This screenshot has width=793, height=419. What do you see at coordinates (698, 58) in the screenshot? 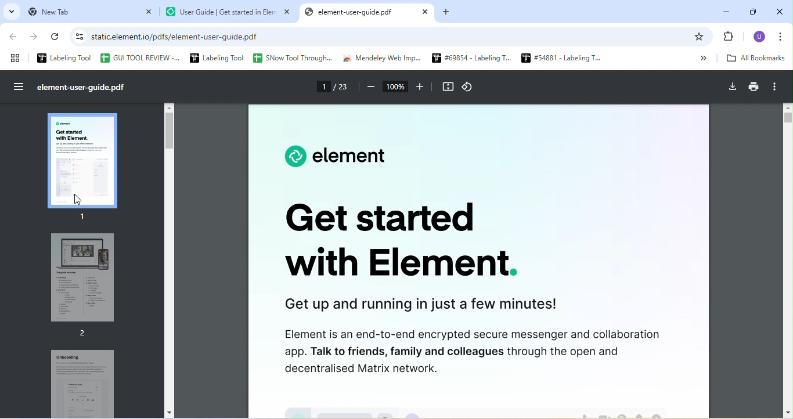
I see `More ` at bounding box center [698, 58].